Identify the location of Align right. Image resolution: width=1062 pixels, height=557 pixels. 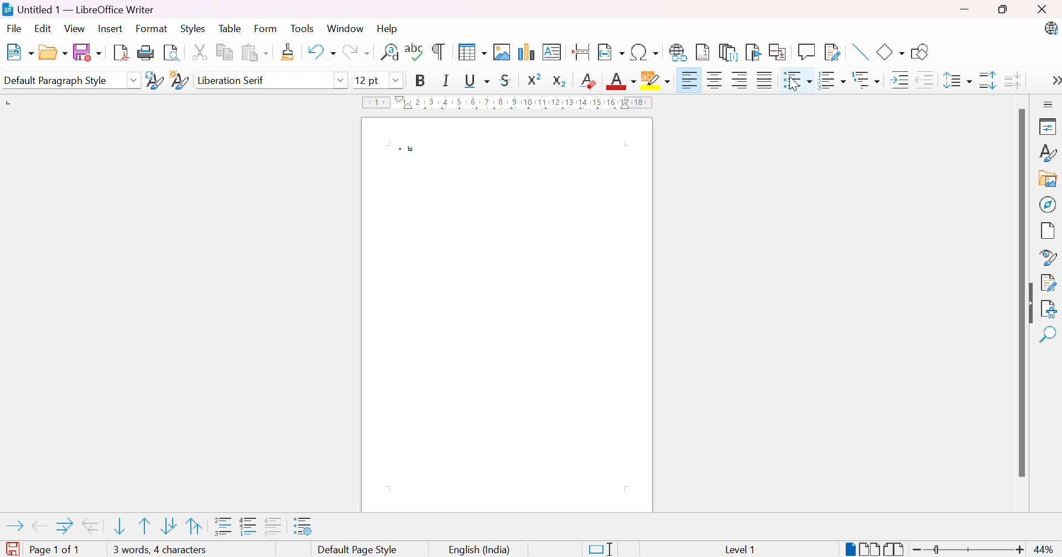
(692, 80).